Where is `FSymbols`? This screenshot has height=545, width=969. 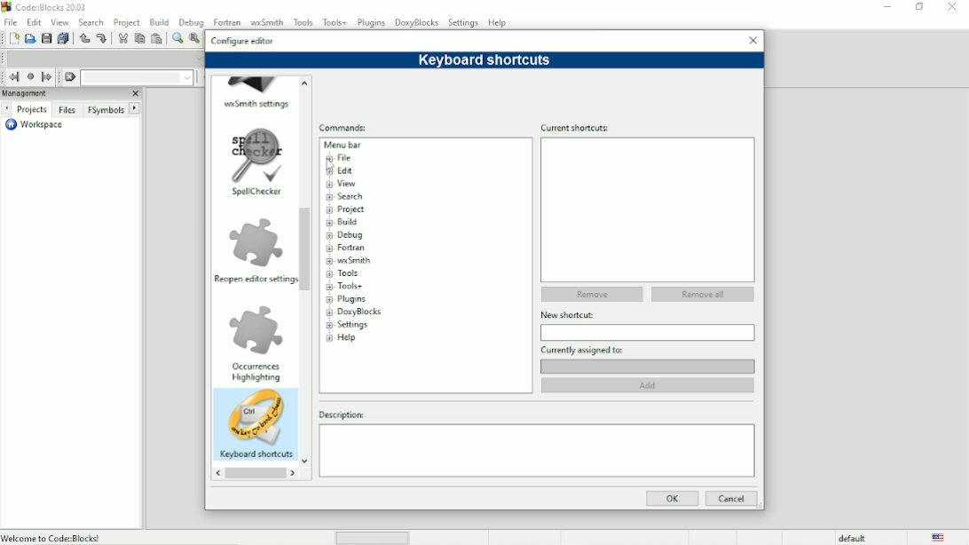
FSymbols is located at coordinates (106, 110).